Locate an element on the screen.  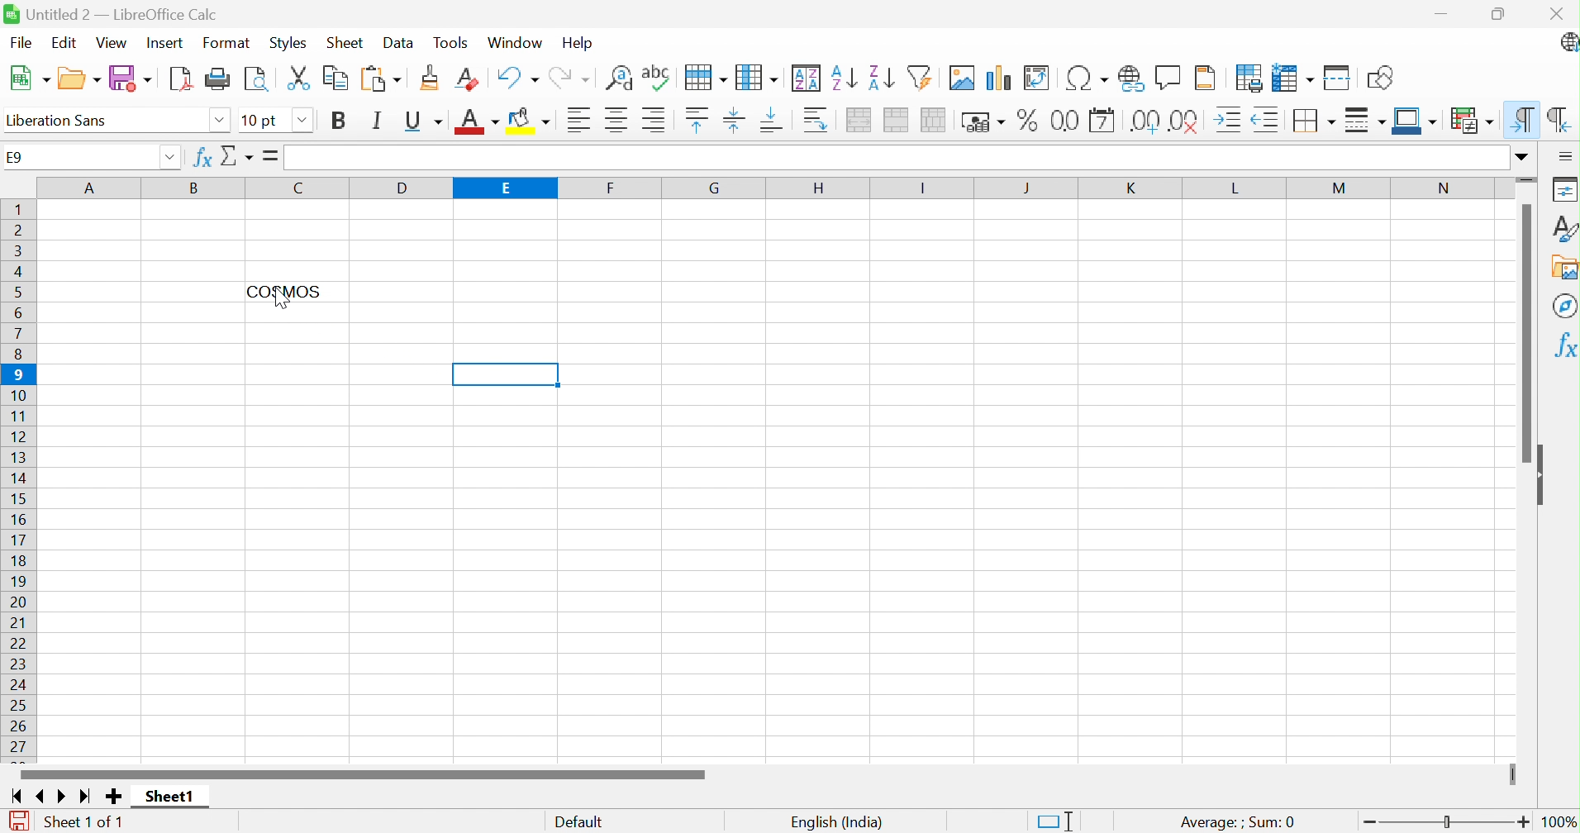
Input line is located at coordinates (897, 156).